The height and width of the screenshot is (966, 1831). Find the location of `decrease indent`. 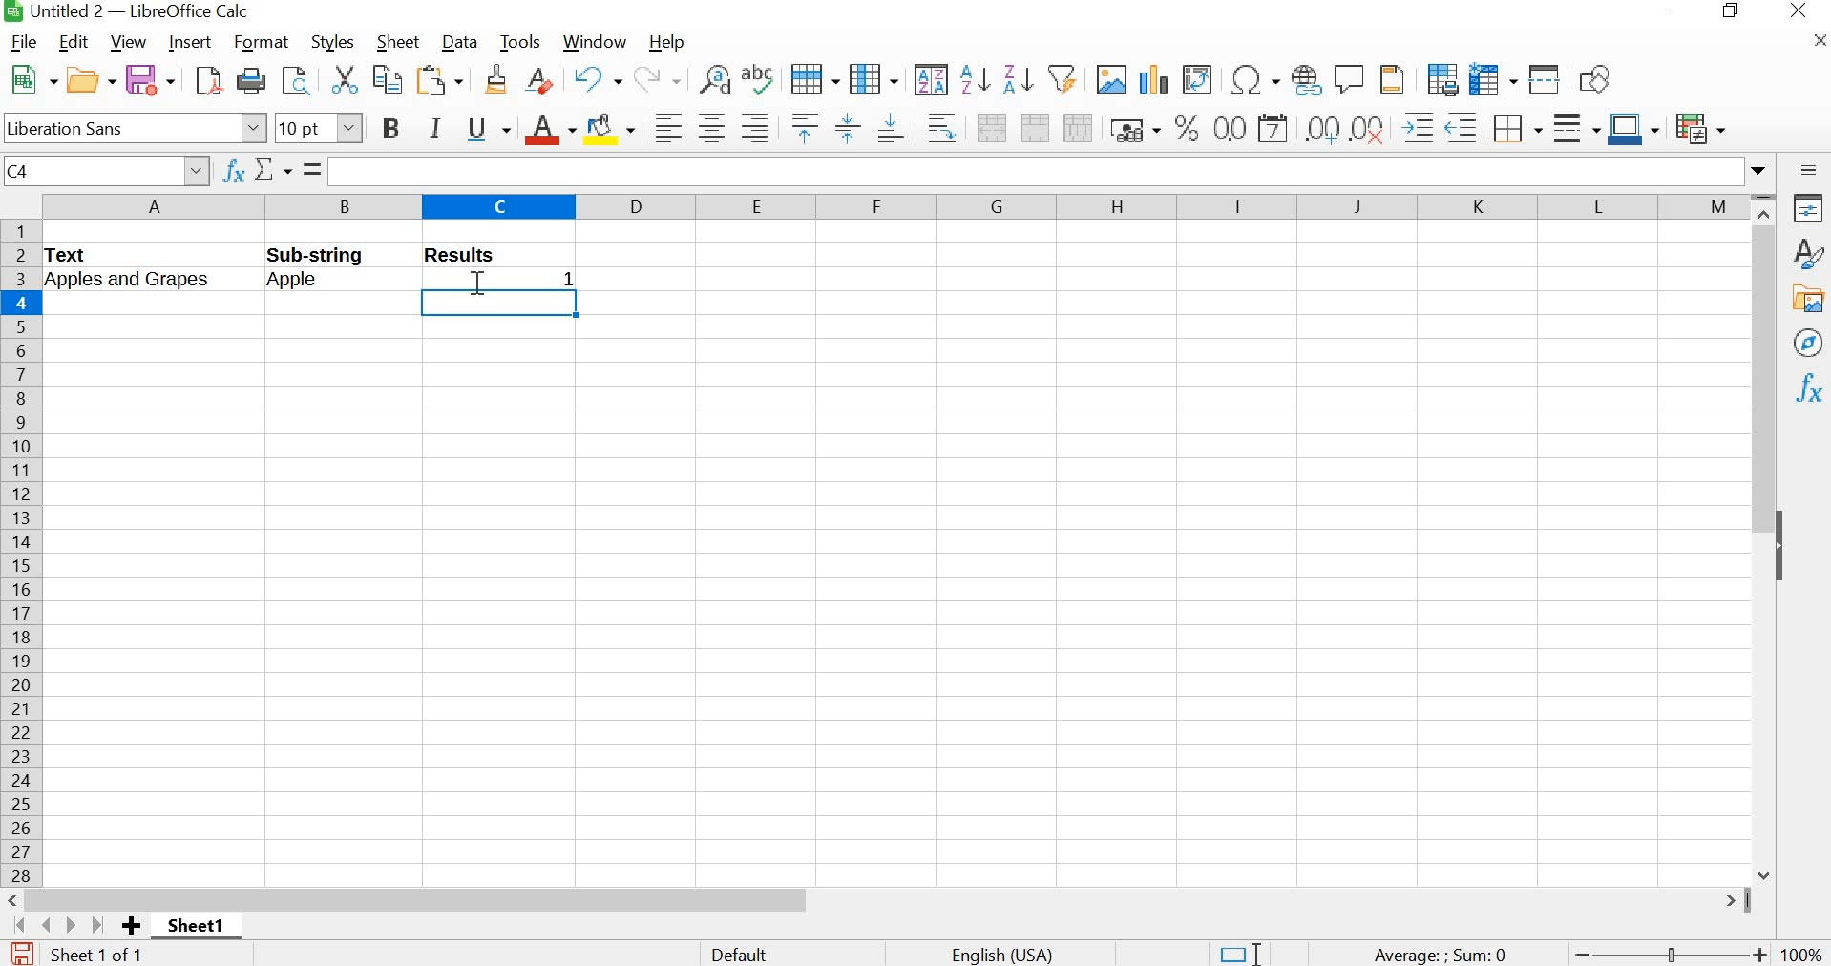

decrease indent is located at coordinates (1462, 126).